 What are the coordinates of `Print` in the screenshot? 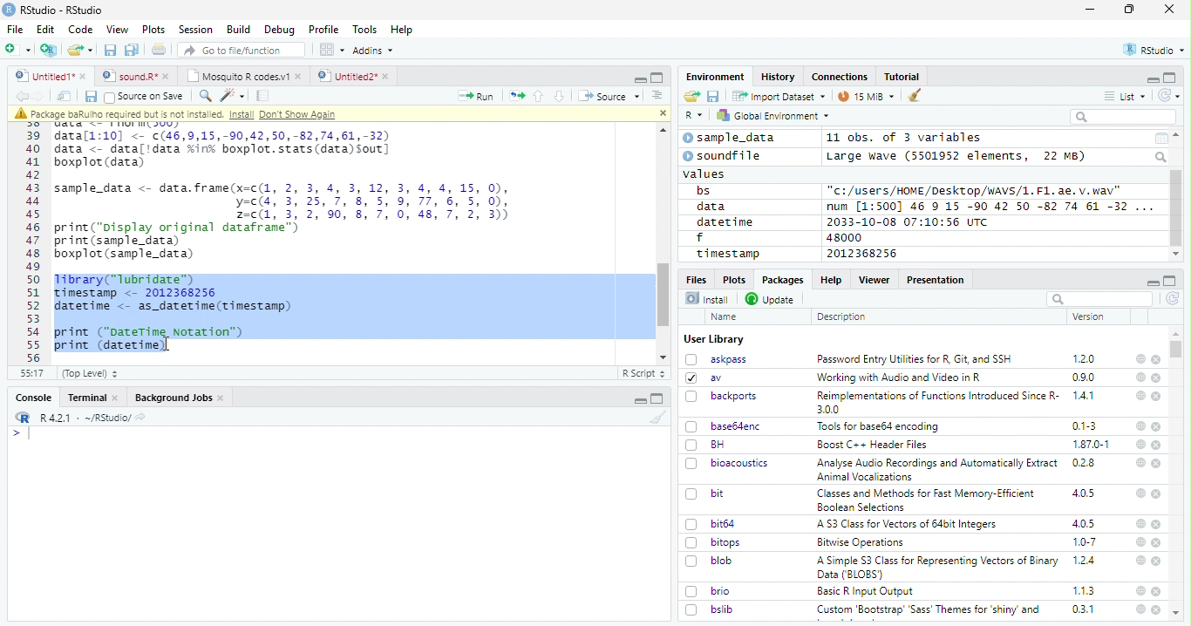 It's located at (160, 49).